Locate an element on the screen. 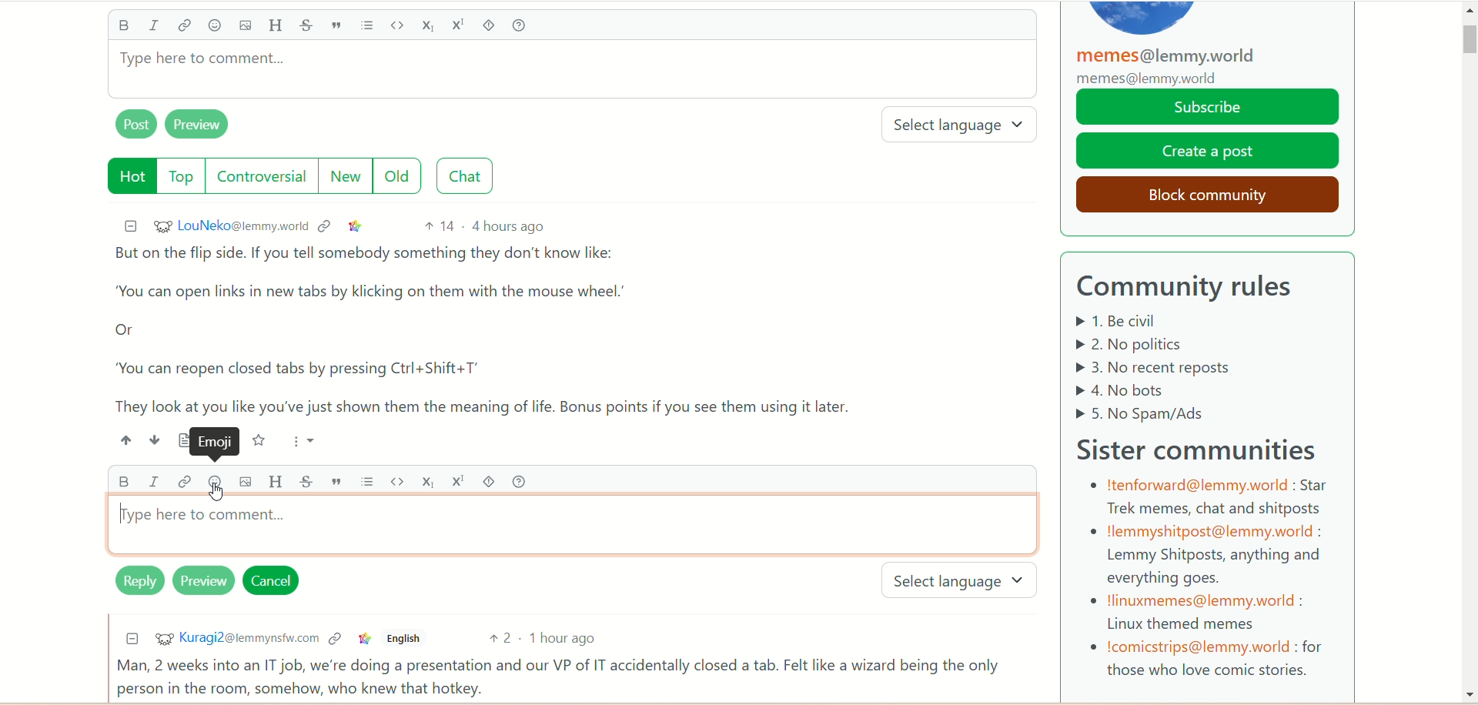  link is located at coordinates (183, 483).